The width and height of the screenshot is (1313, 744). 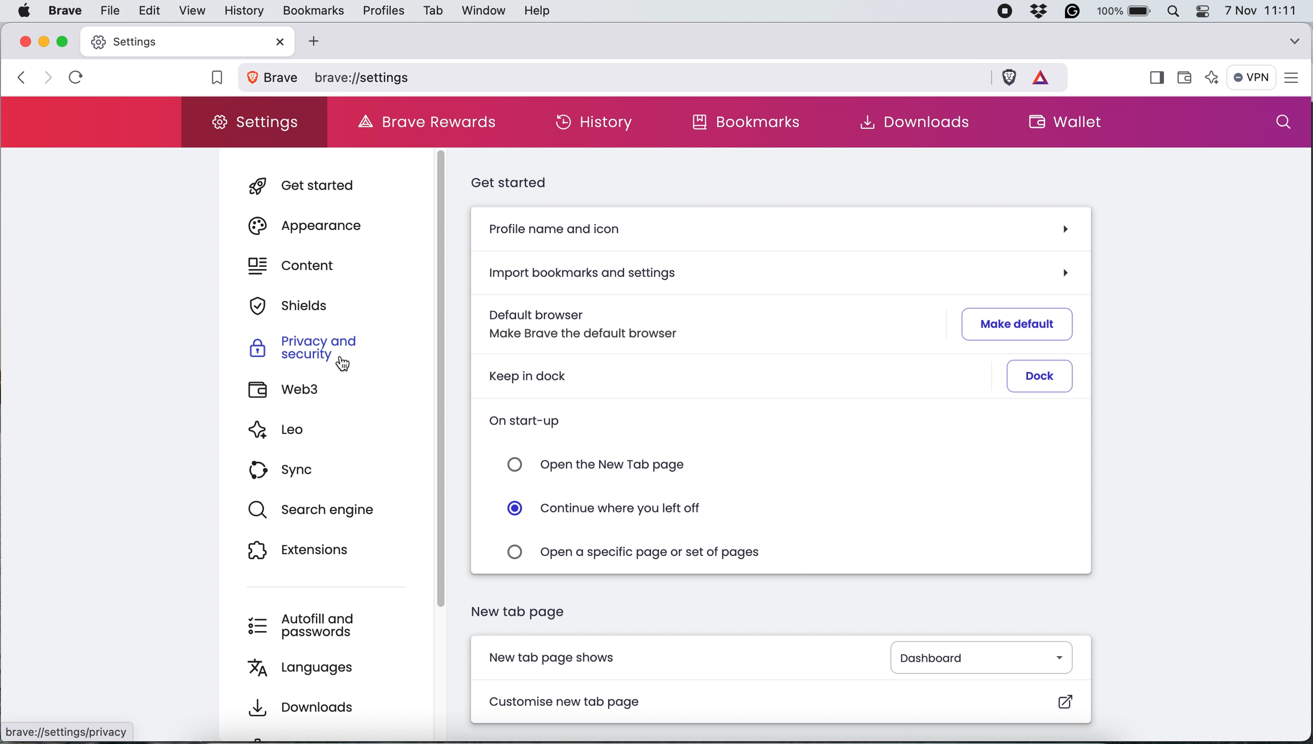 What do you see at coordinates (64, 41) in the screenshot?
I see `maximise` at bounding box center [64, 41].